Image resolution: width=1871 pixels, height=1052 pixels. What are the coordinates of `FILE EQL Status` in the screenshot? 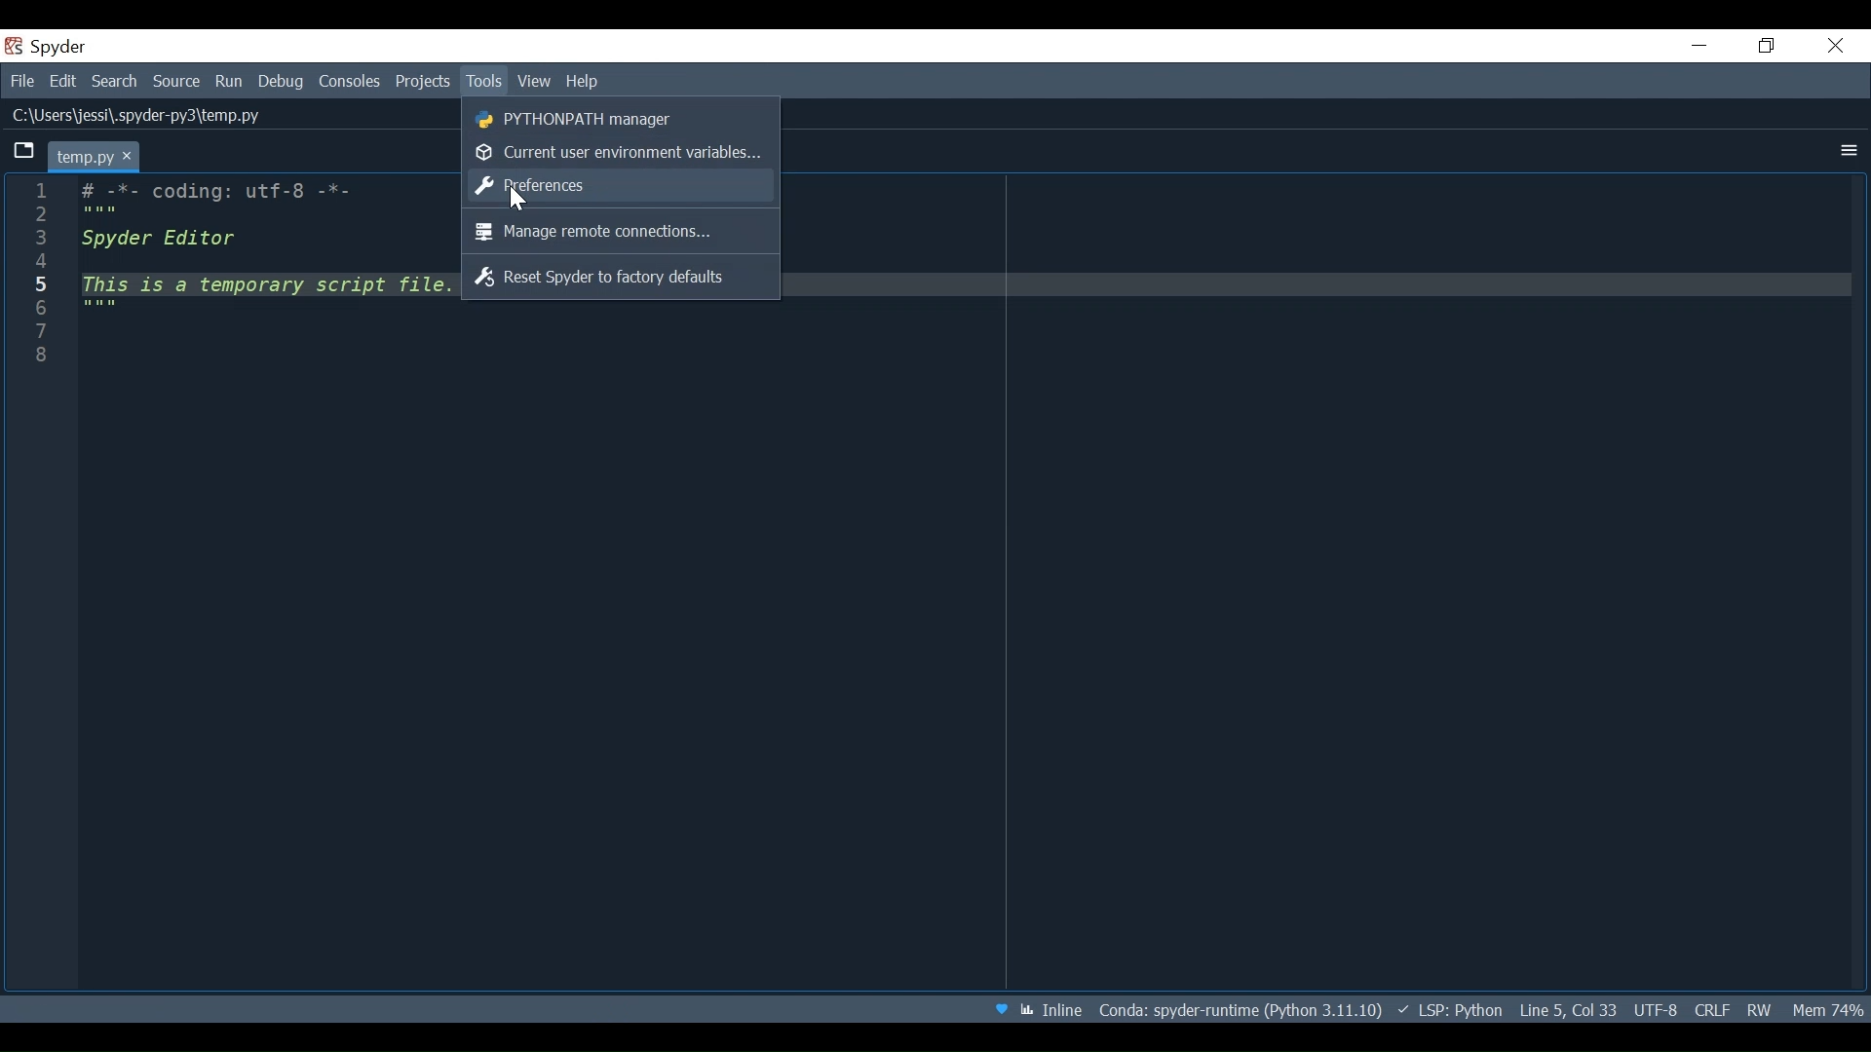 It's located at (1711, 1009).